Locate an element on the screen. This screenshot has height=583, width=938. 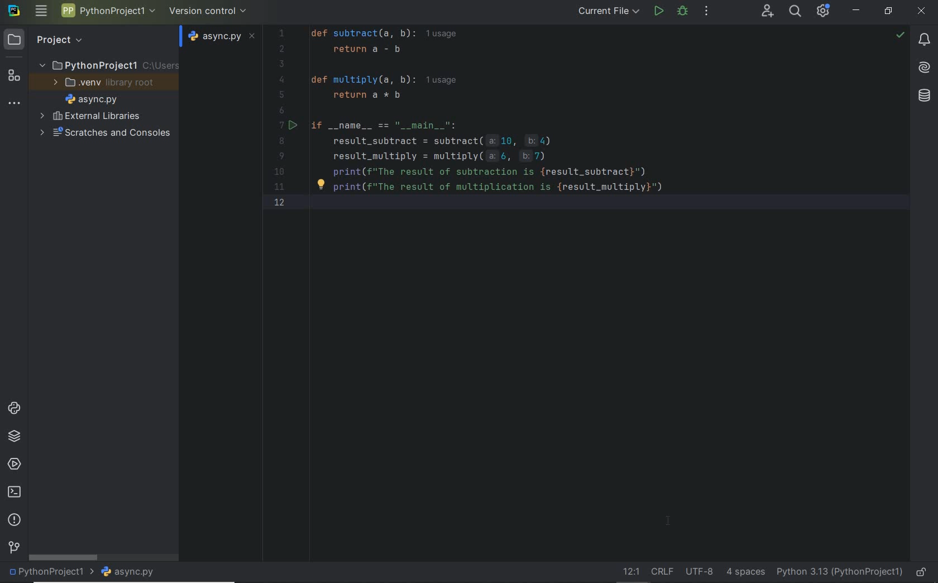
notifications is located at coordinates (925, 41).